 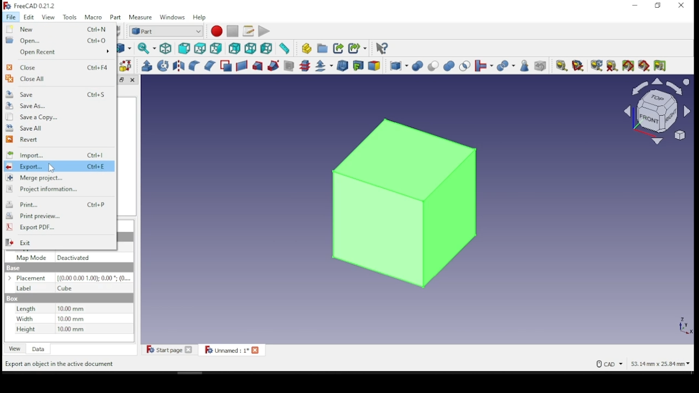 I want to click on macro recording, so click(x=217, y=31).